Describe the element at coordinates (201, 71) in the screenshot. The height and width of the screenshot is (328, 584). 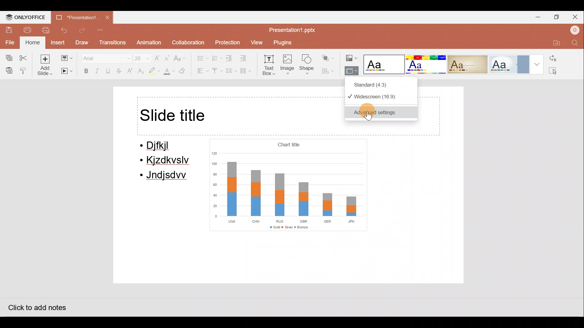
I see `Horizontal align` at that location.